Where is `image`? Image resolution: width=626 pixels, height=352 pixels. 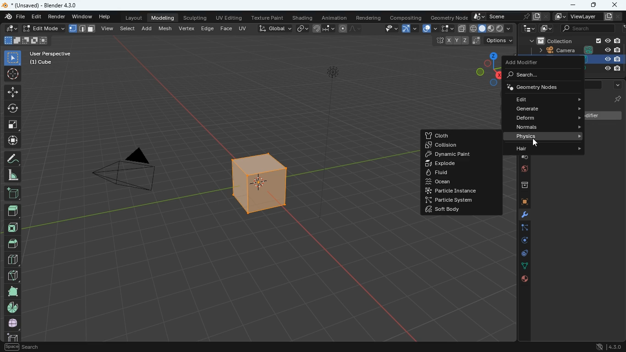
image is located at coordinates (547, 30).